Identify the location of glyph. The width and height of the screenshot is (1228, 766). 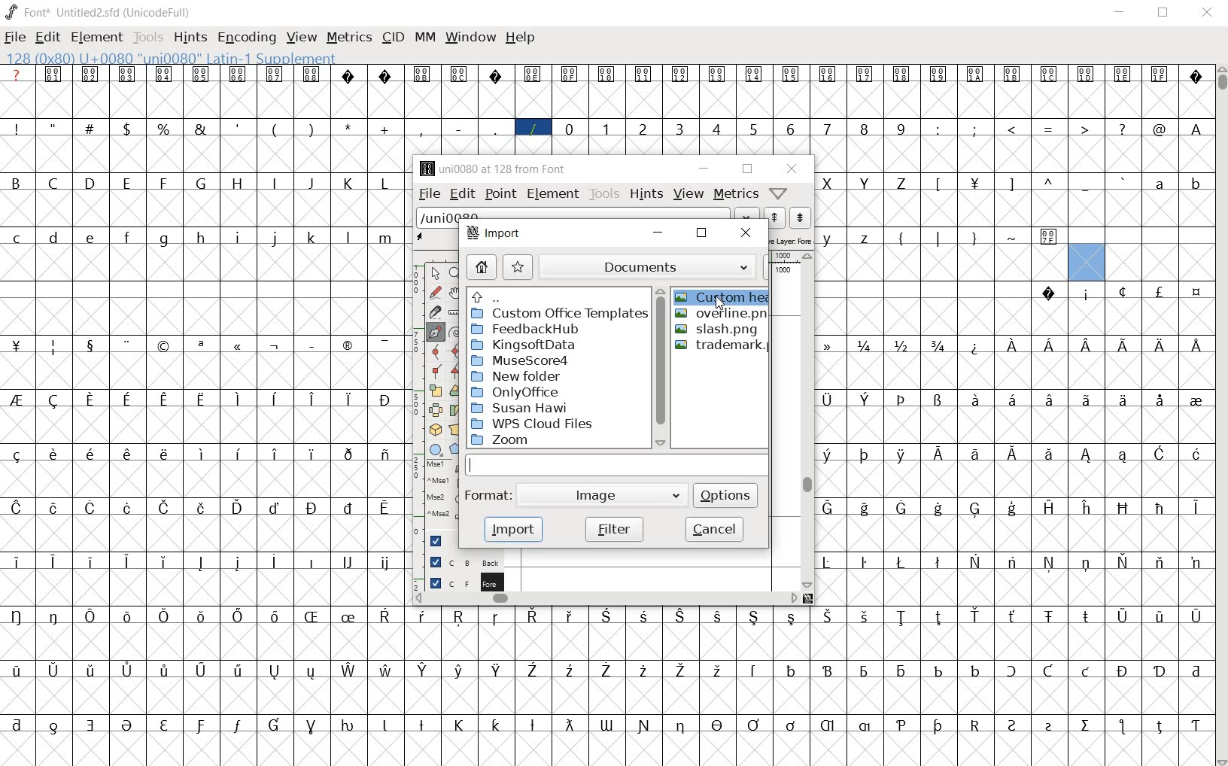
(53, 509).